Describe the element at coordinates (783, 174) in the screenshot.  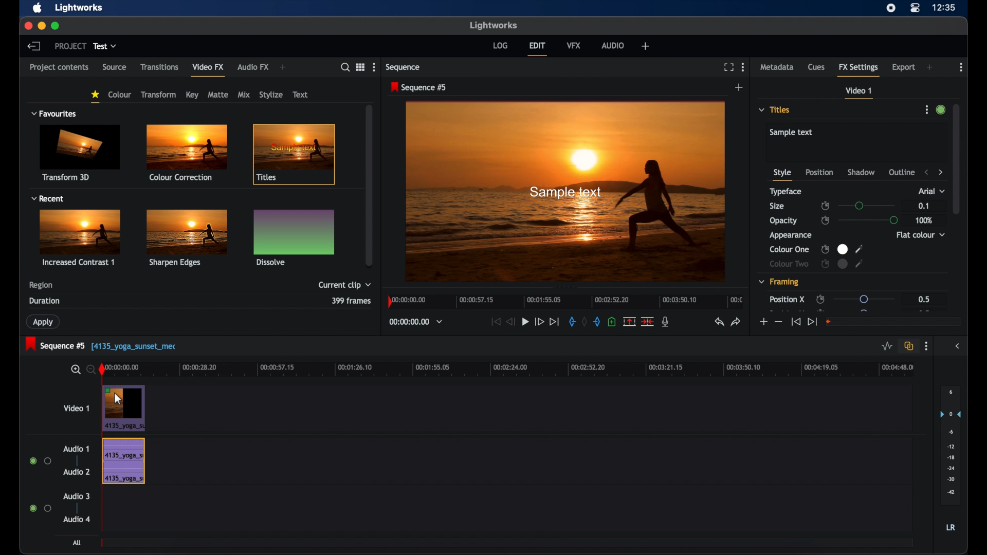
I see `style` at that location.